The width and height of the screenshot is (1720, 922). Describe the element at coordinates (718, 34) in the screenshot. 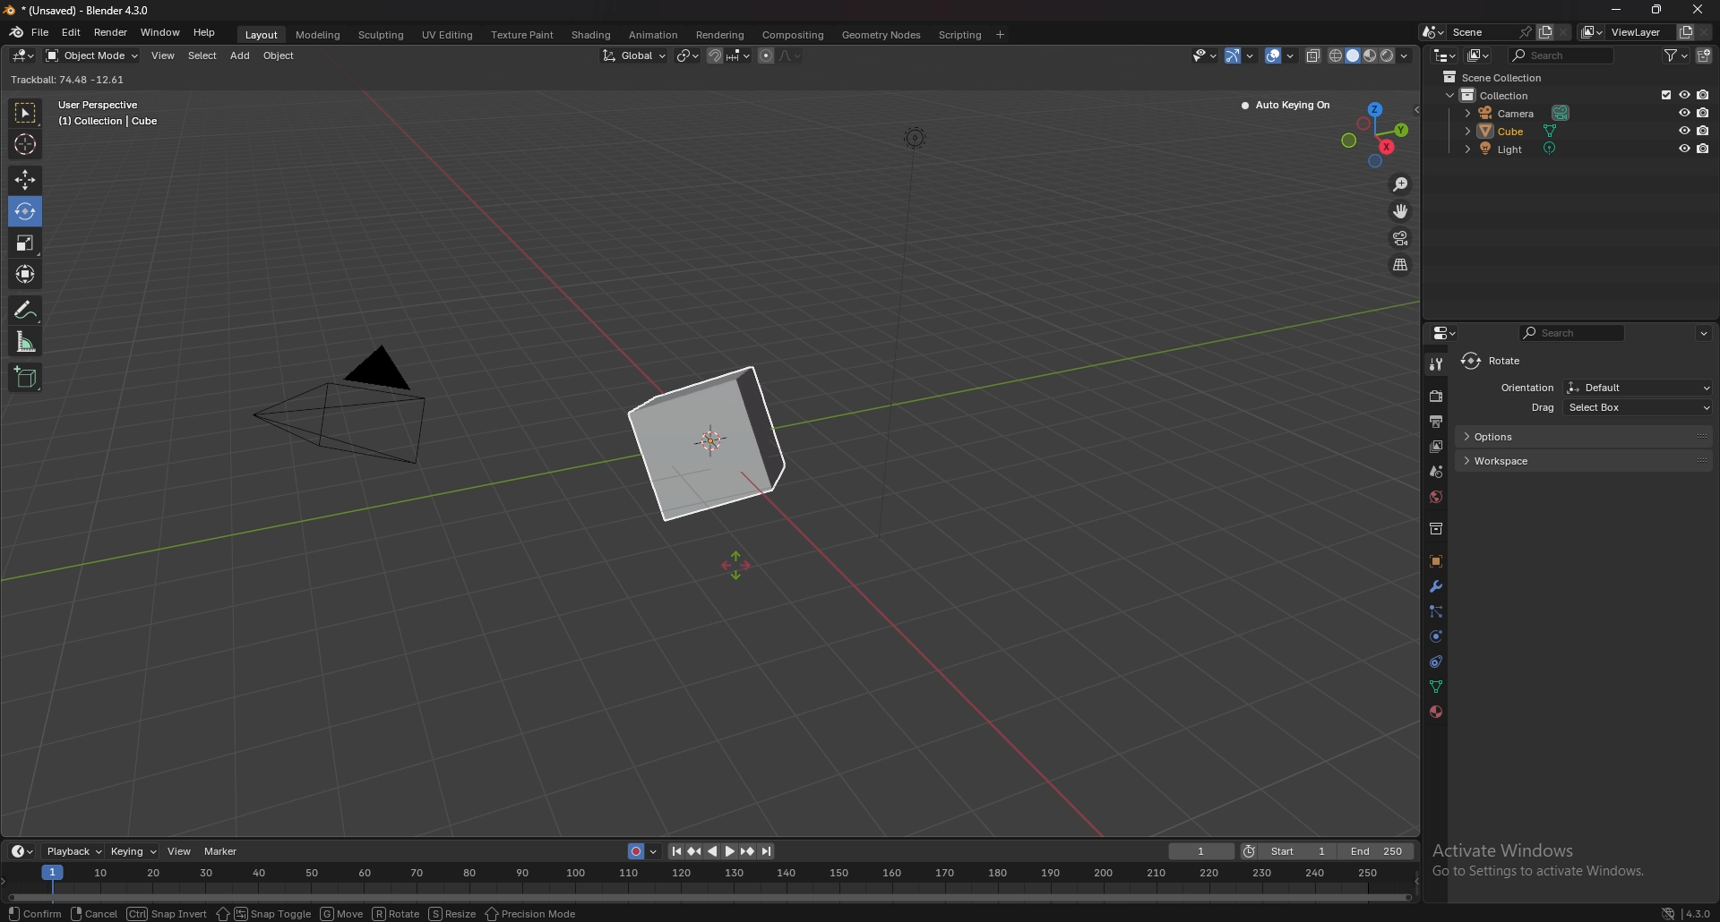

I see `rendering` at that location.